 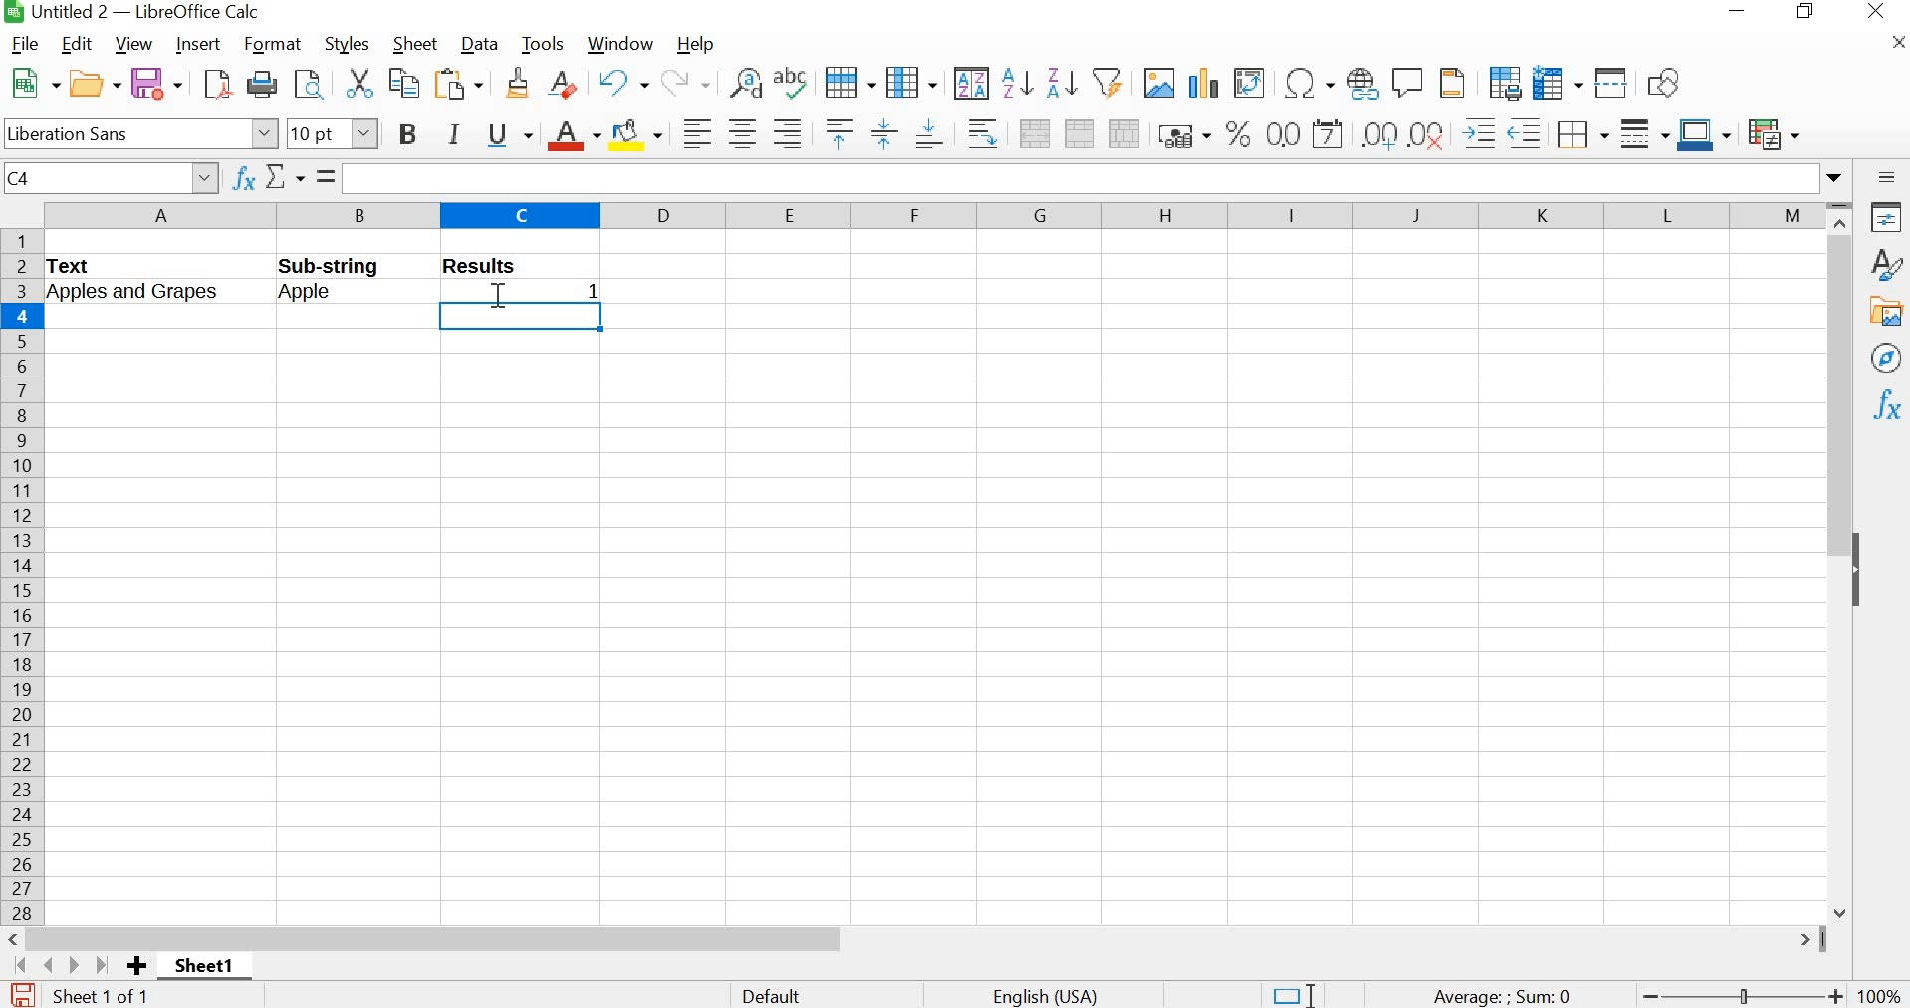 I want to click on styles, so click(x=1885, y=264).